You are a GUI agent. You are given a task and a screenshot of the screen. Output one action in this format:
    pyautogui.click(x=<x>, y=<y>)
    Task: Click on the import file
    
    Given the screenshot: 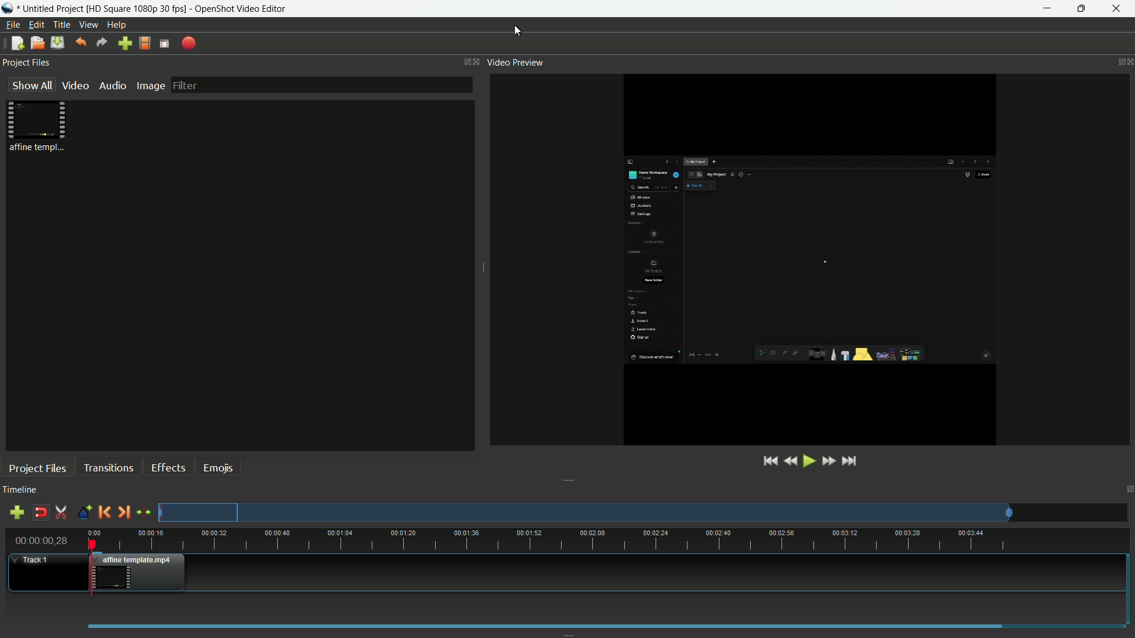 What is the action you would take?
    pyautogui.click(x=125, y=44)
    